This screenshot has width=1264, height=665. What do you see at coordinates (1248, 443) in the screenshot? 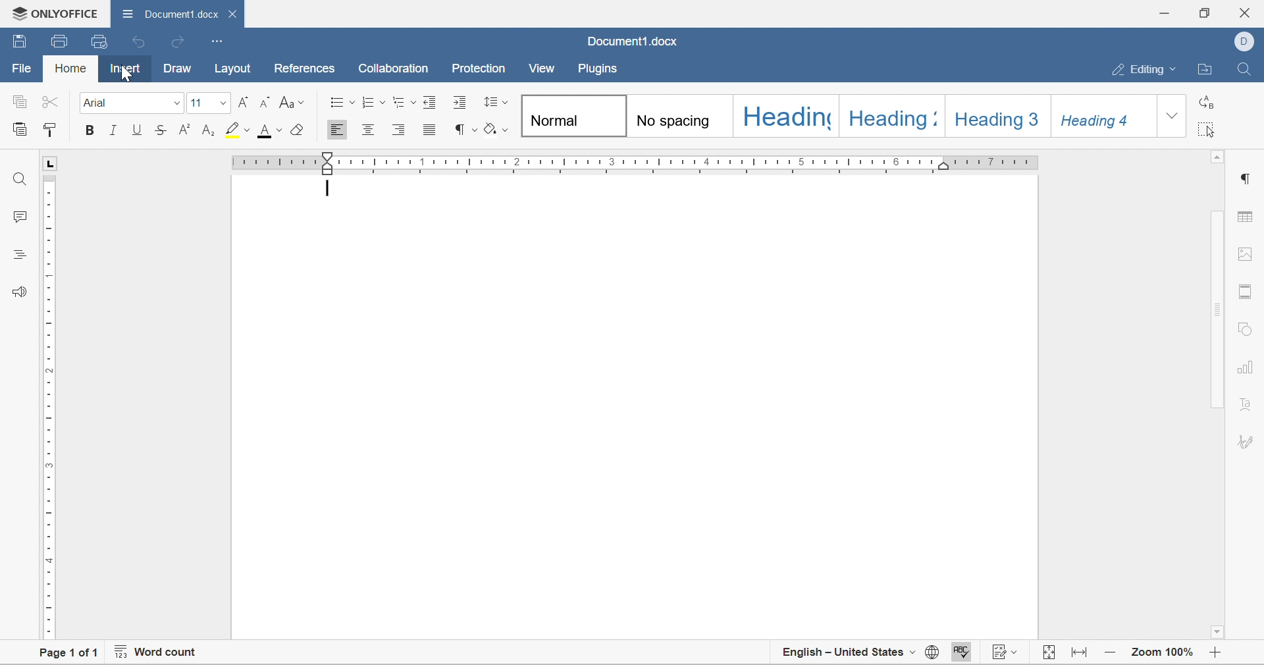
I see `Text art settings` at bounding box center [1248, 443].